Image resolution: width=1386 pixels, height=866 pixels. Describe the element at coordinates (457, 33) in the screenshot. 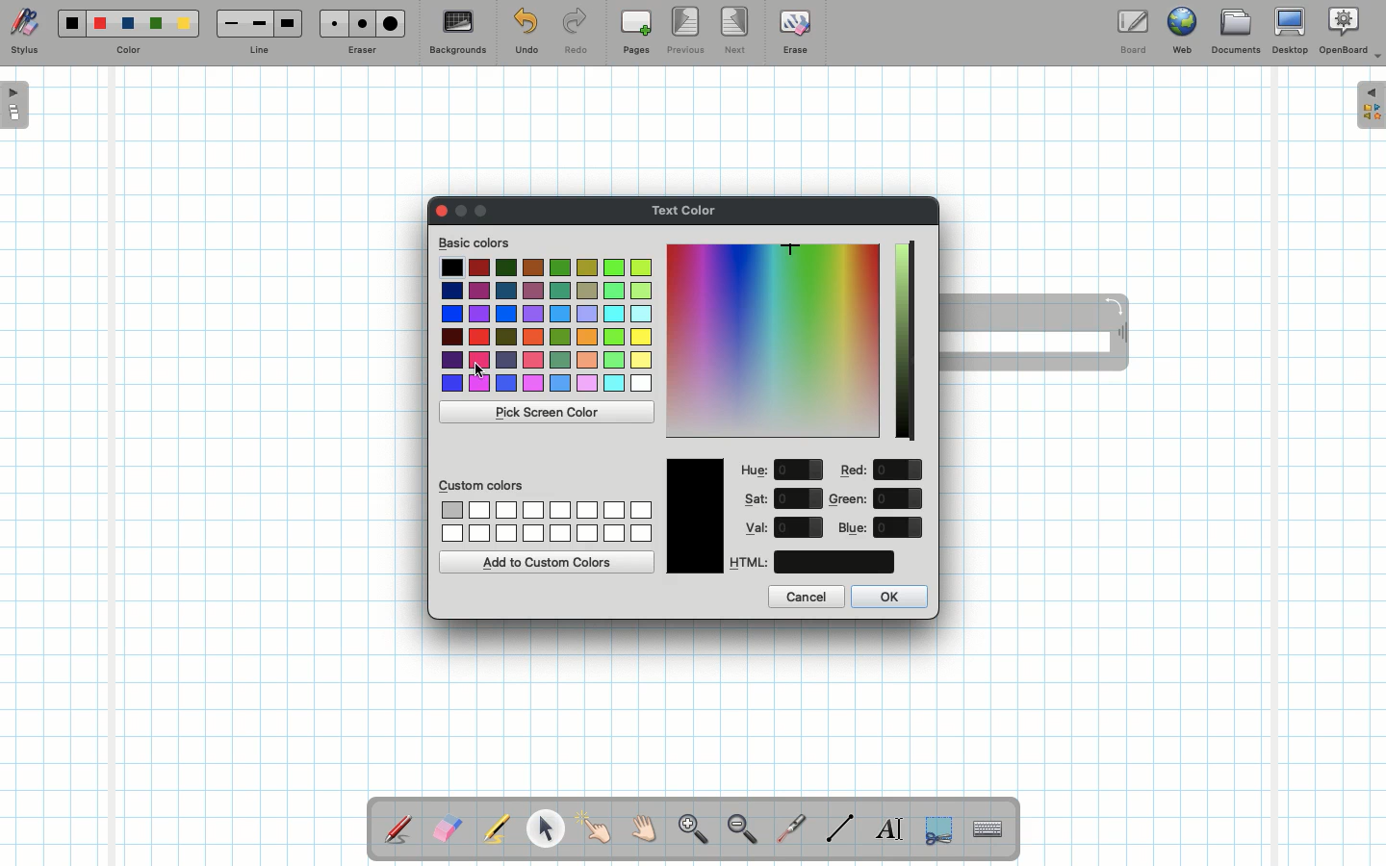

I see `Backgrounds` at that location.